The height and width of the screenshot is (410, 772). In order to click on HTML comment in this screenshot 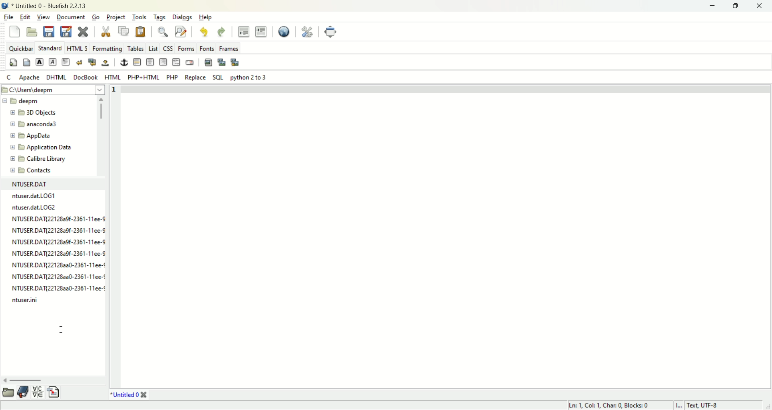, I will do `click(176, 62)`.